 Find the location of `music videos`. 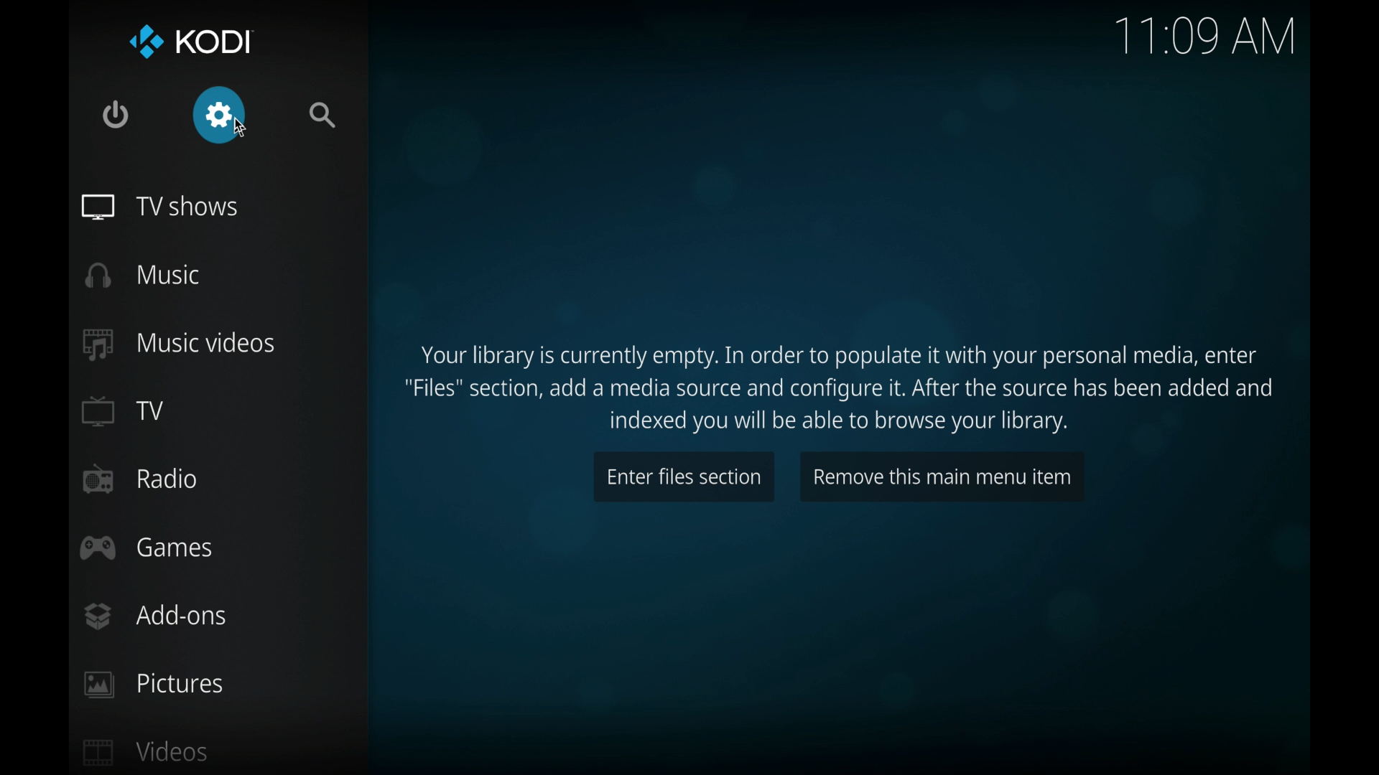

music videos is located at coordinates (180, 344).